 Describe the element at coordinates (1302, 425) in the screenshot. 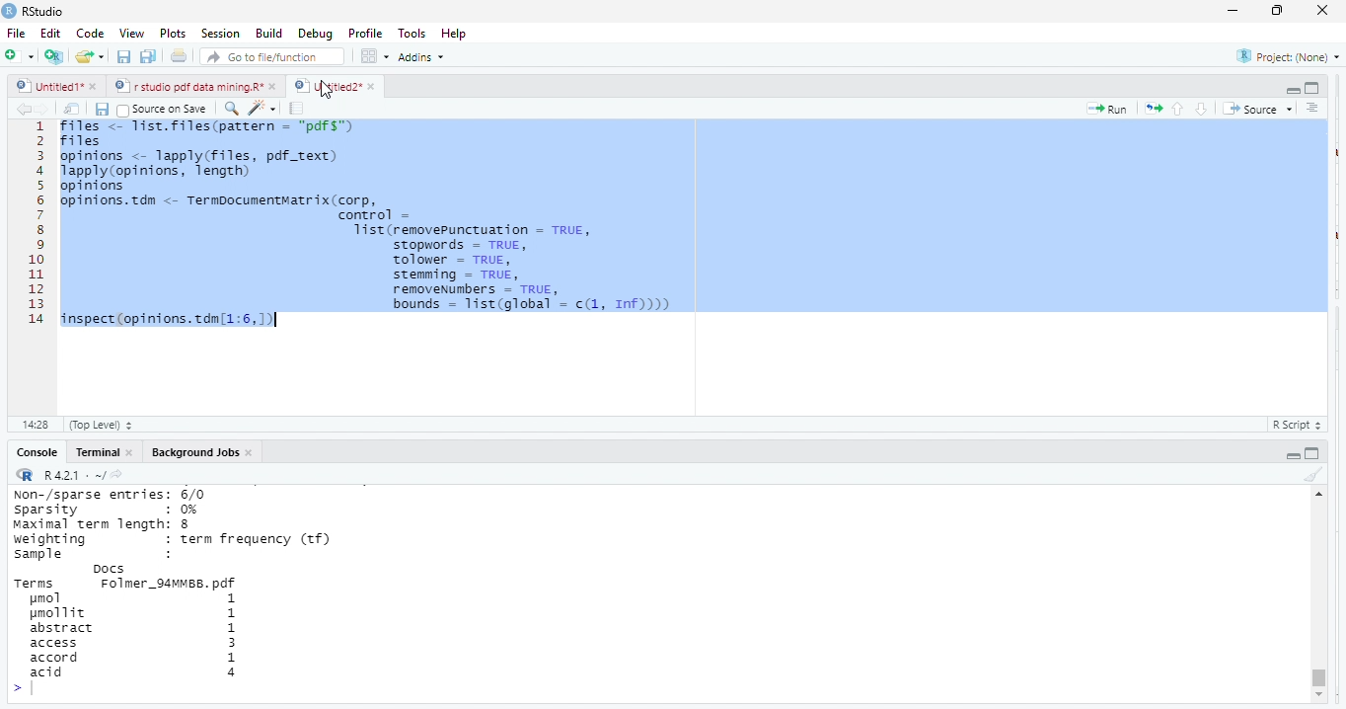

I see `r script` at that location.